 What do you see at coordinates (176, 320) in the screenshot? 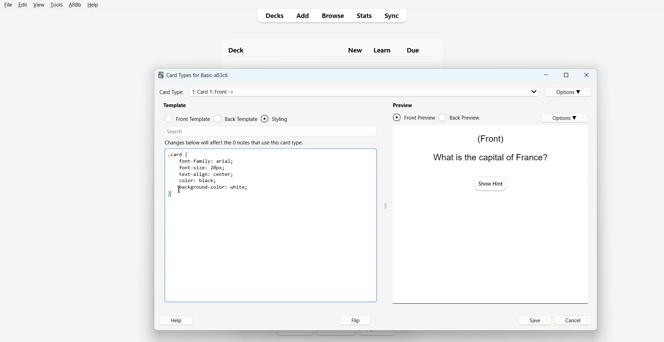
I see `Help` at bounding box center [176, 320].